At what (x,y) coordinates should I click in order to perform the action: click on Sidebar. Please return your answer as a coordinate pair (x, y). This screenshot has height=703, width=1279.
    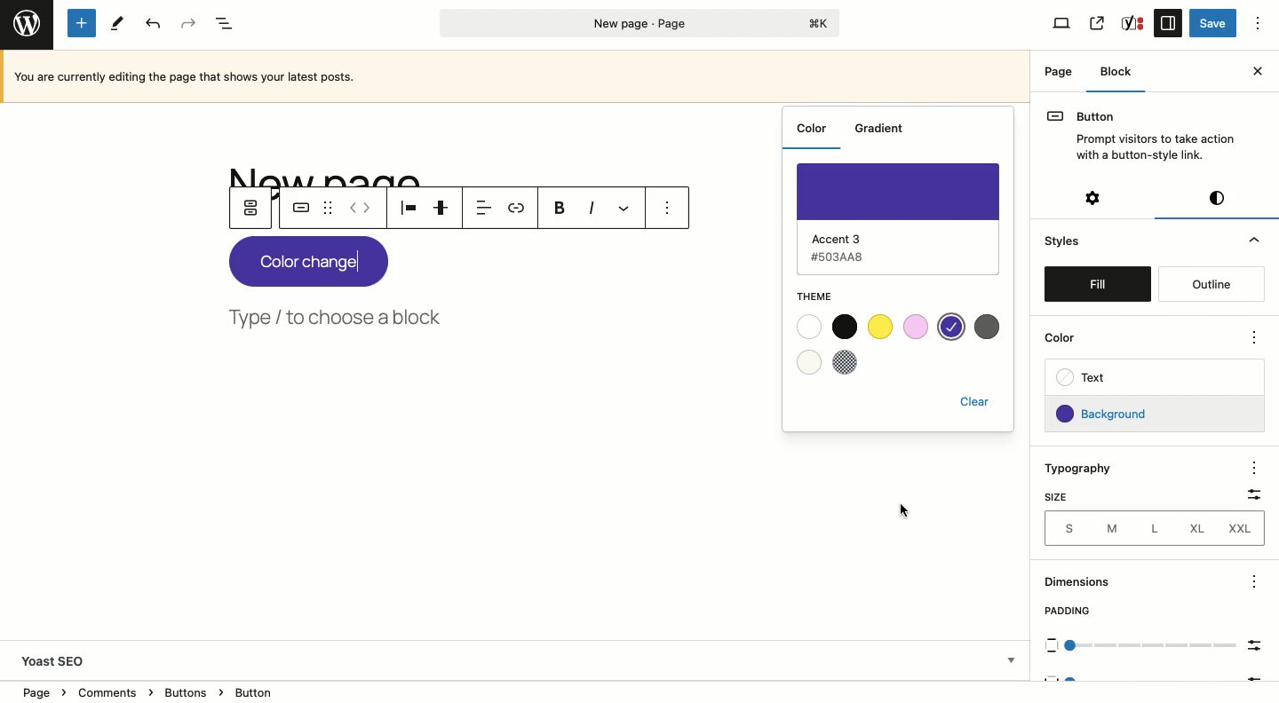
    Looking at the image, I should click on (1169, 22).